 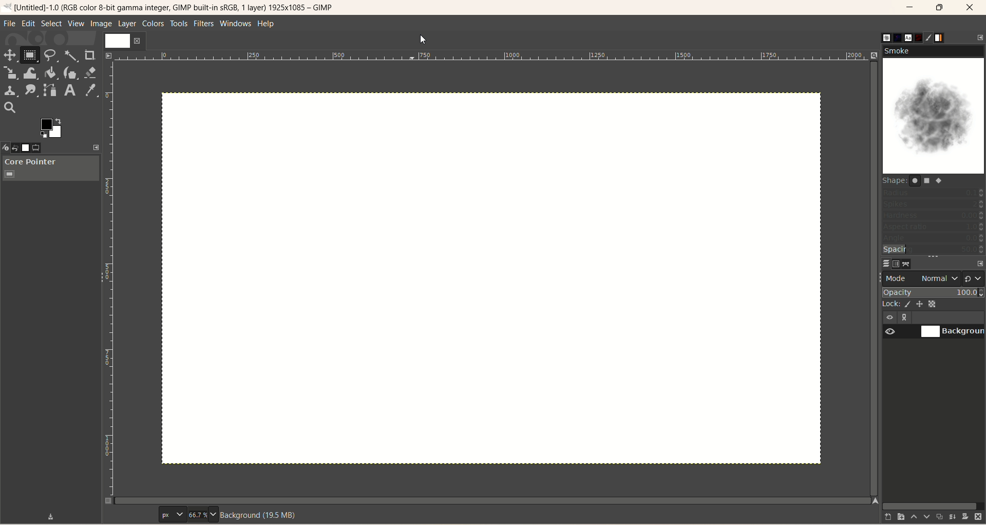 I want to click on radius, so click(x=934, y=192).